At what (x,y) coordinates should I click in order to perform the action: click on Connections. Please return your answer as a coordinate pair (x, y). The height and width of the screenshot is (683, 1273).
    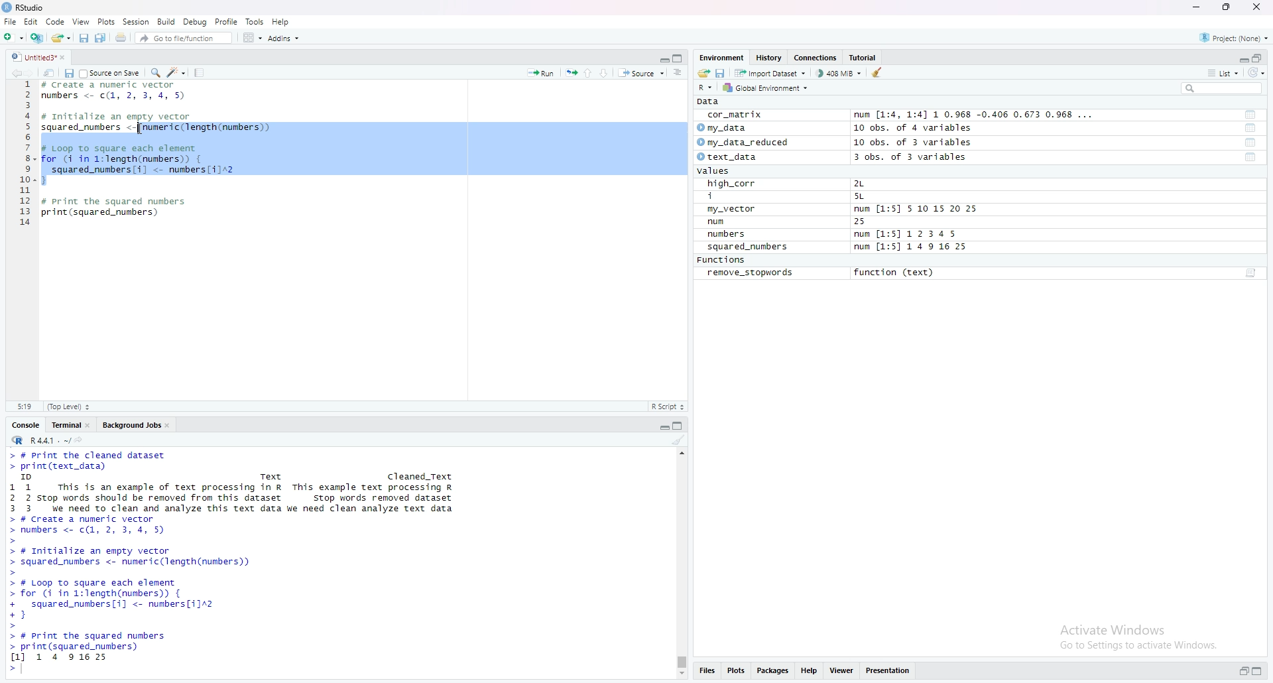
    Looking at the image, I should click on (817, 58).